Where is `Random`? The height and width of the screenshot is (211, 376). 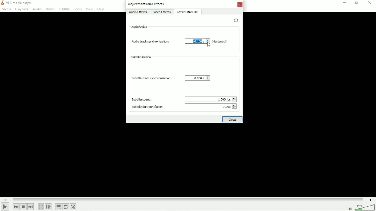 Random is located at coordinates (73, 207).